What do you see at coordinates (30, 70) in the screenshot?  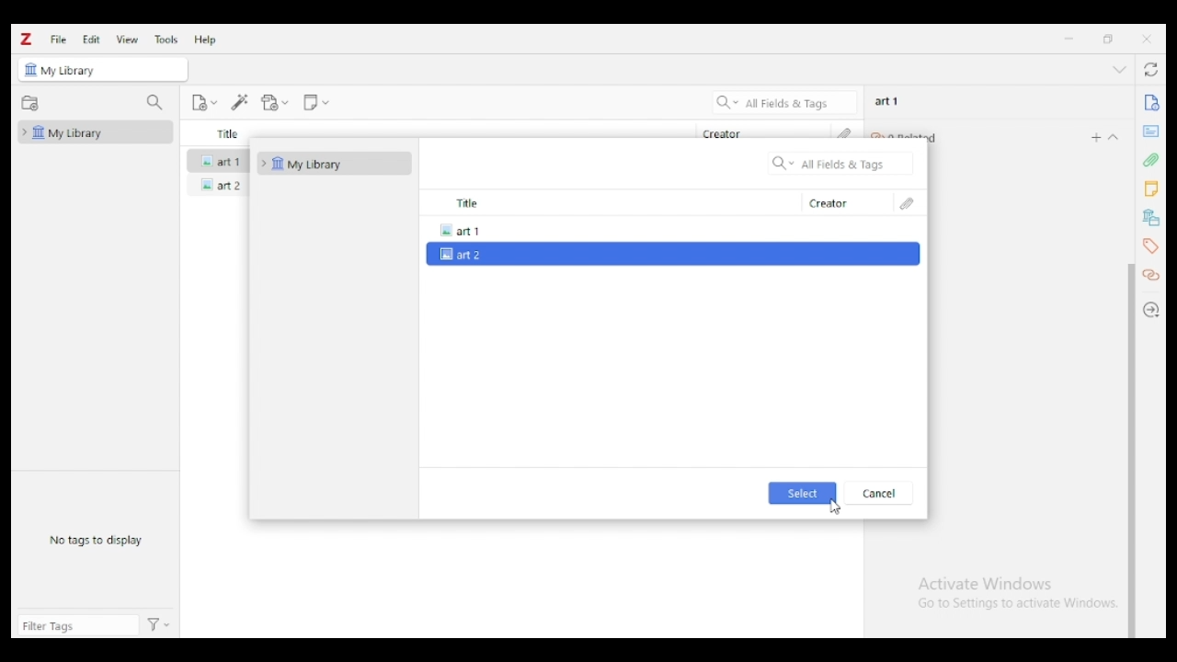 I see `icon` at bounding box center [30, 70].